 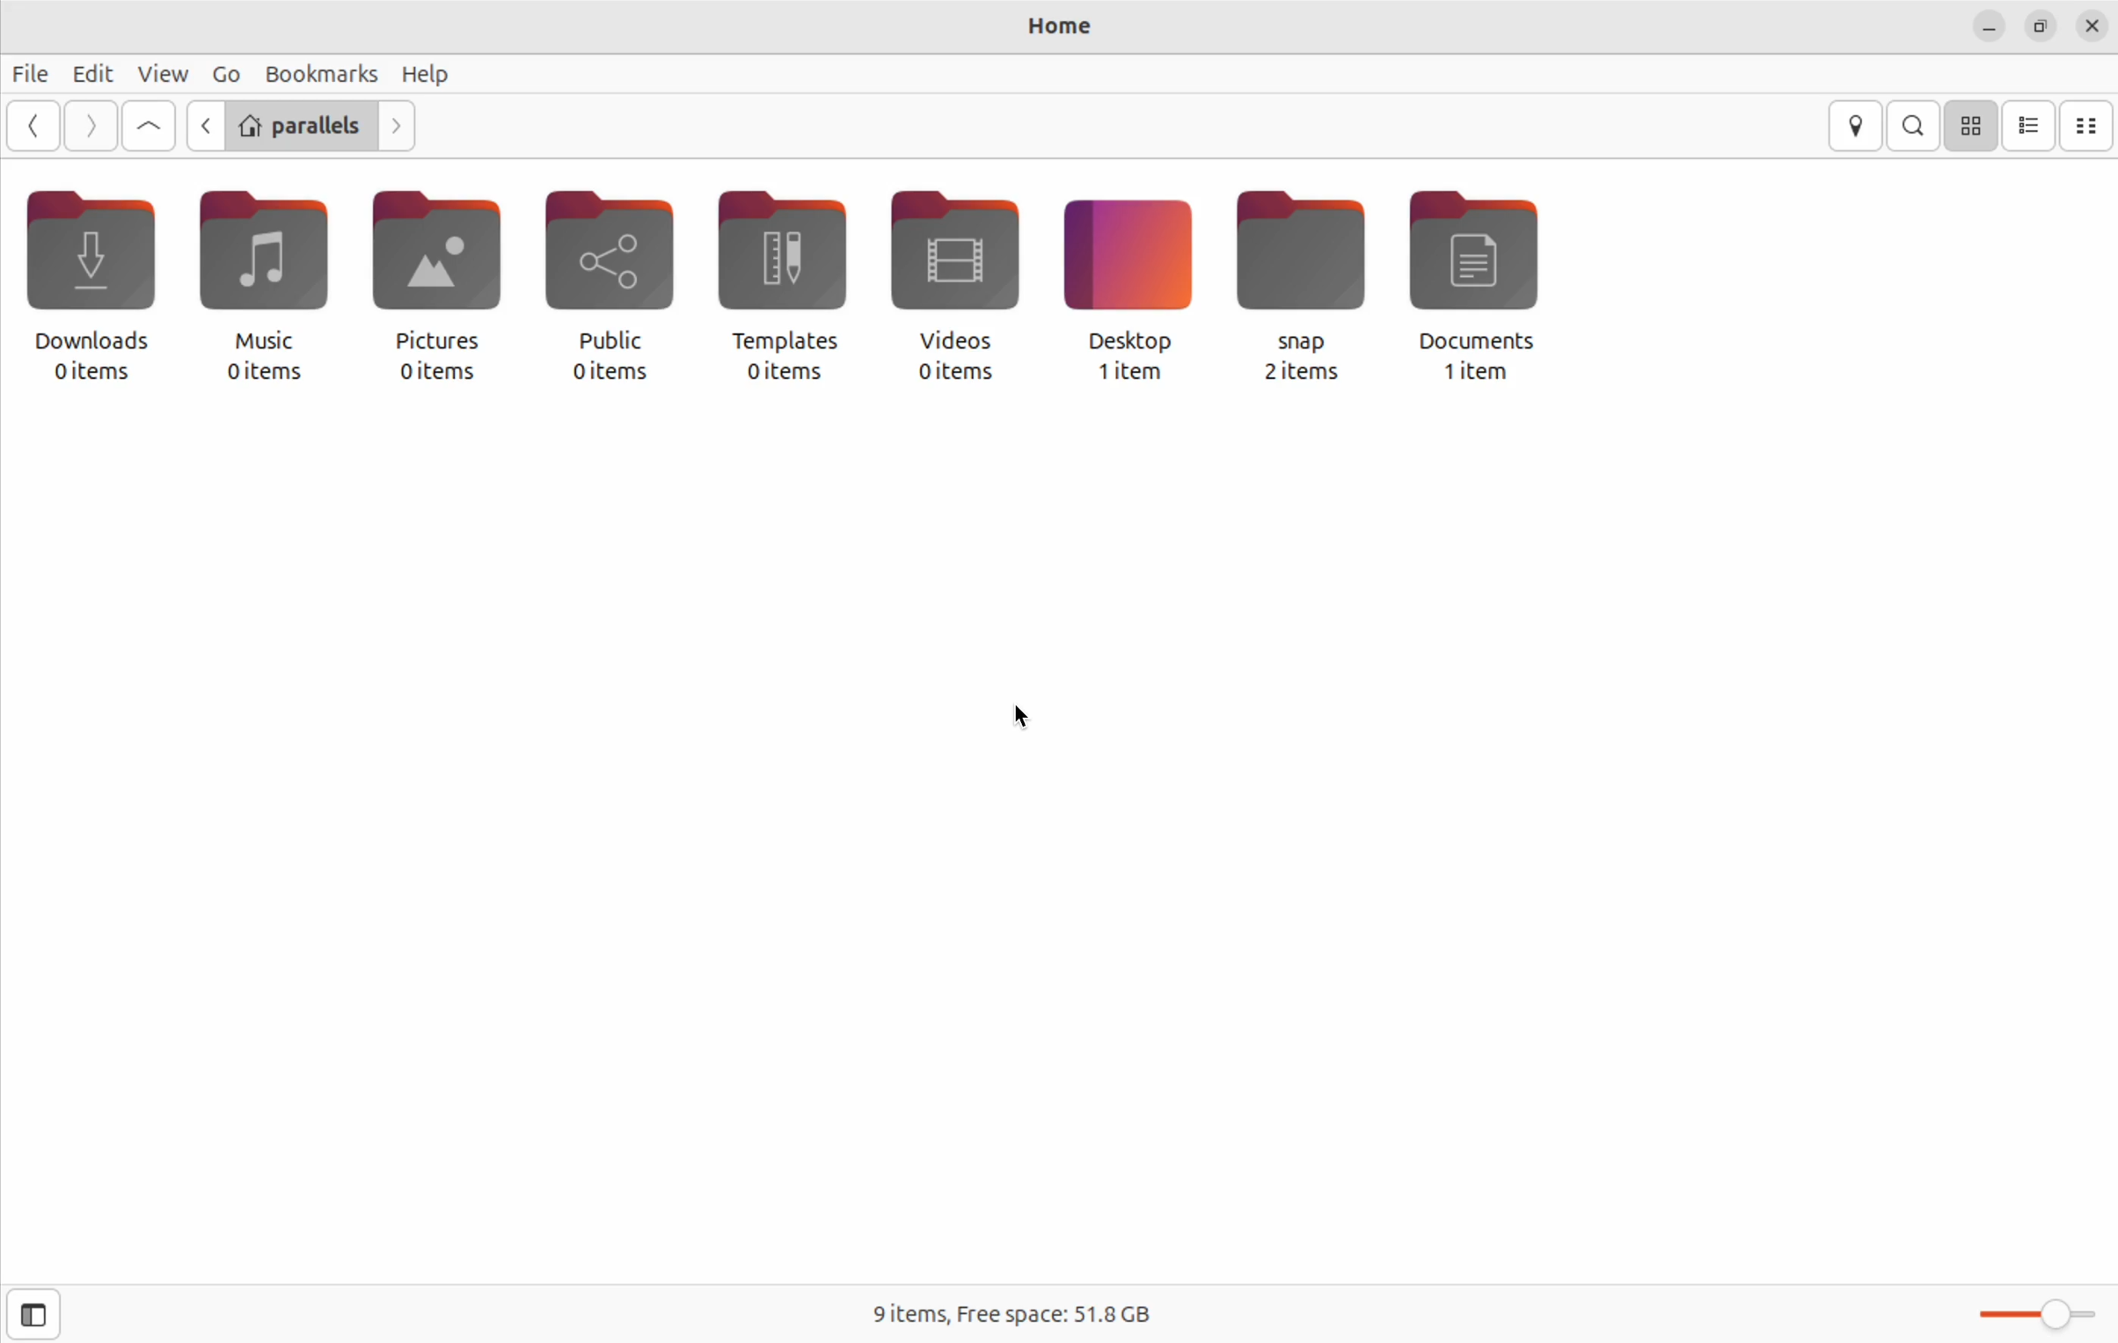 What do you see at coordinates (1124, 292) in the screenshot?
I see `Desktop 1 item` at bounding box center [1124, 292].